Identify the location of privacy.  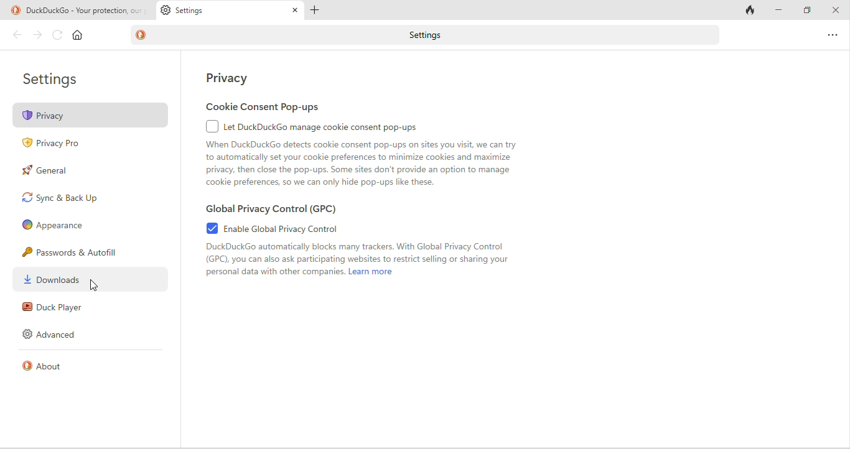
(92, 114).